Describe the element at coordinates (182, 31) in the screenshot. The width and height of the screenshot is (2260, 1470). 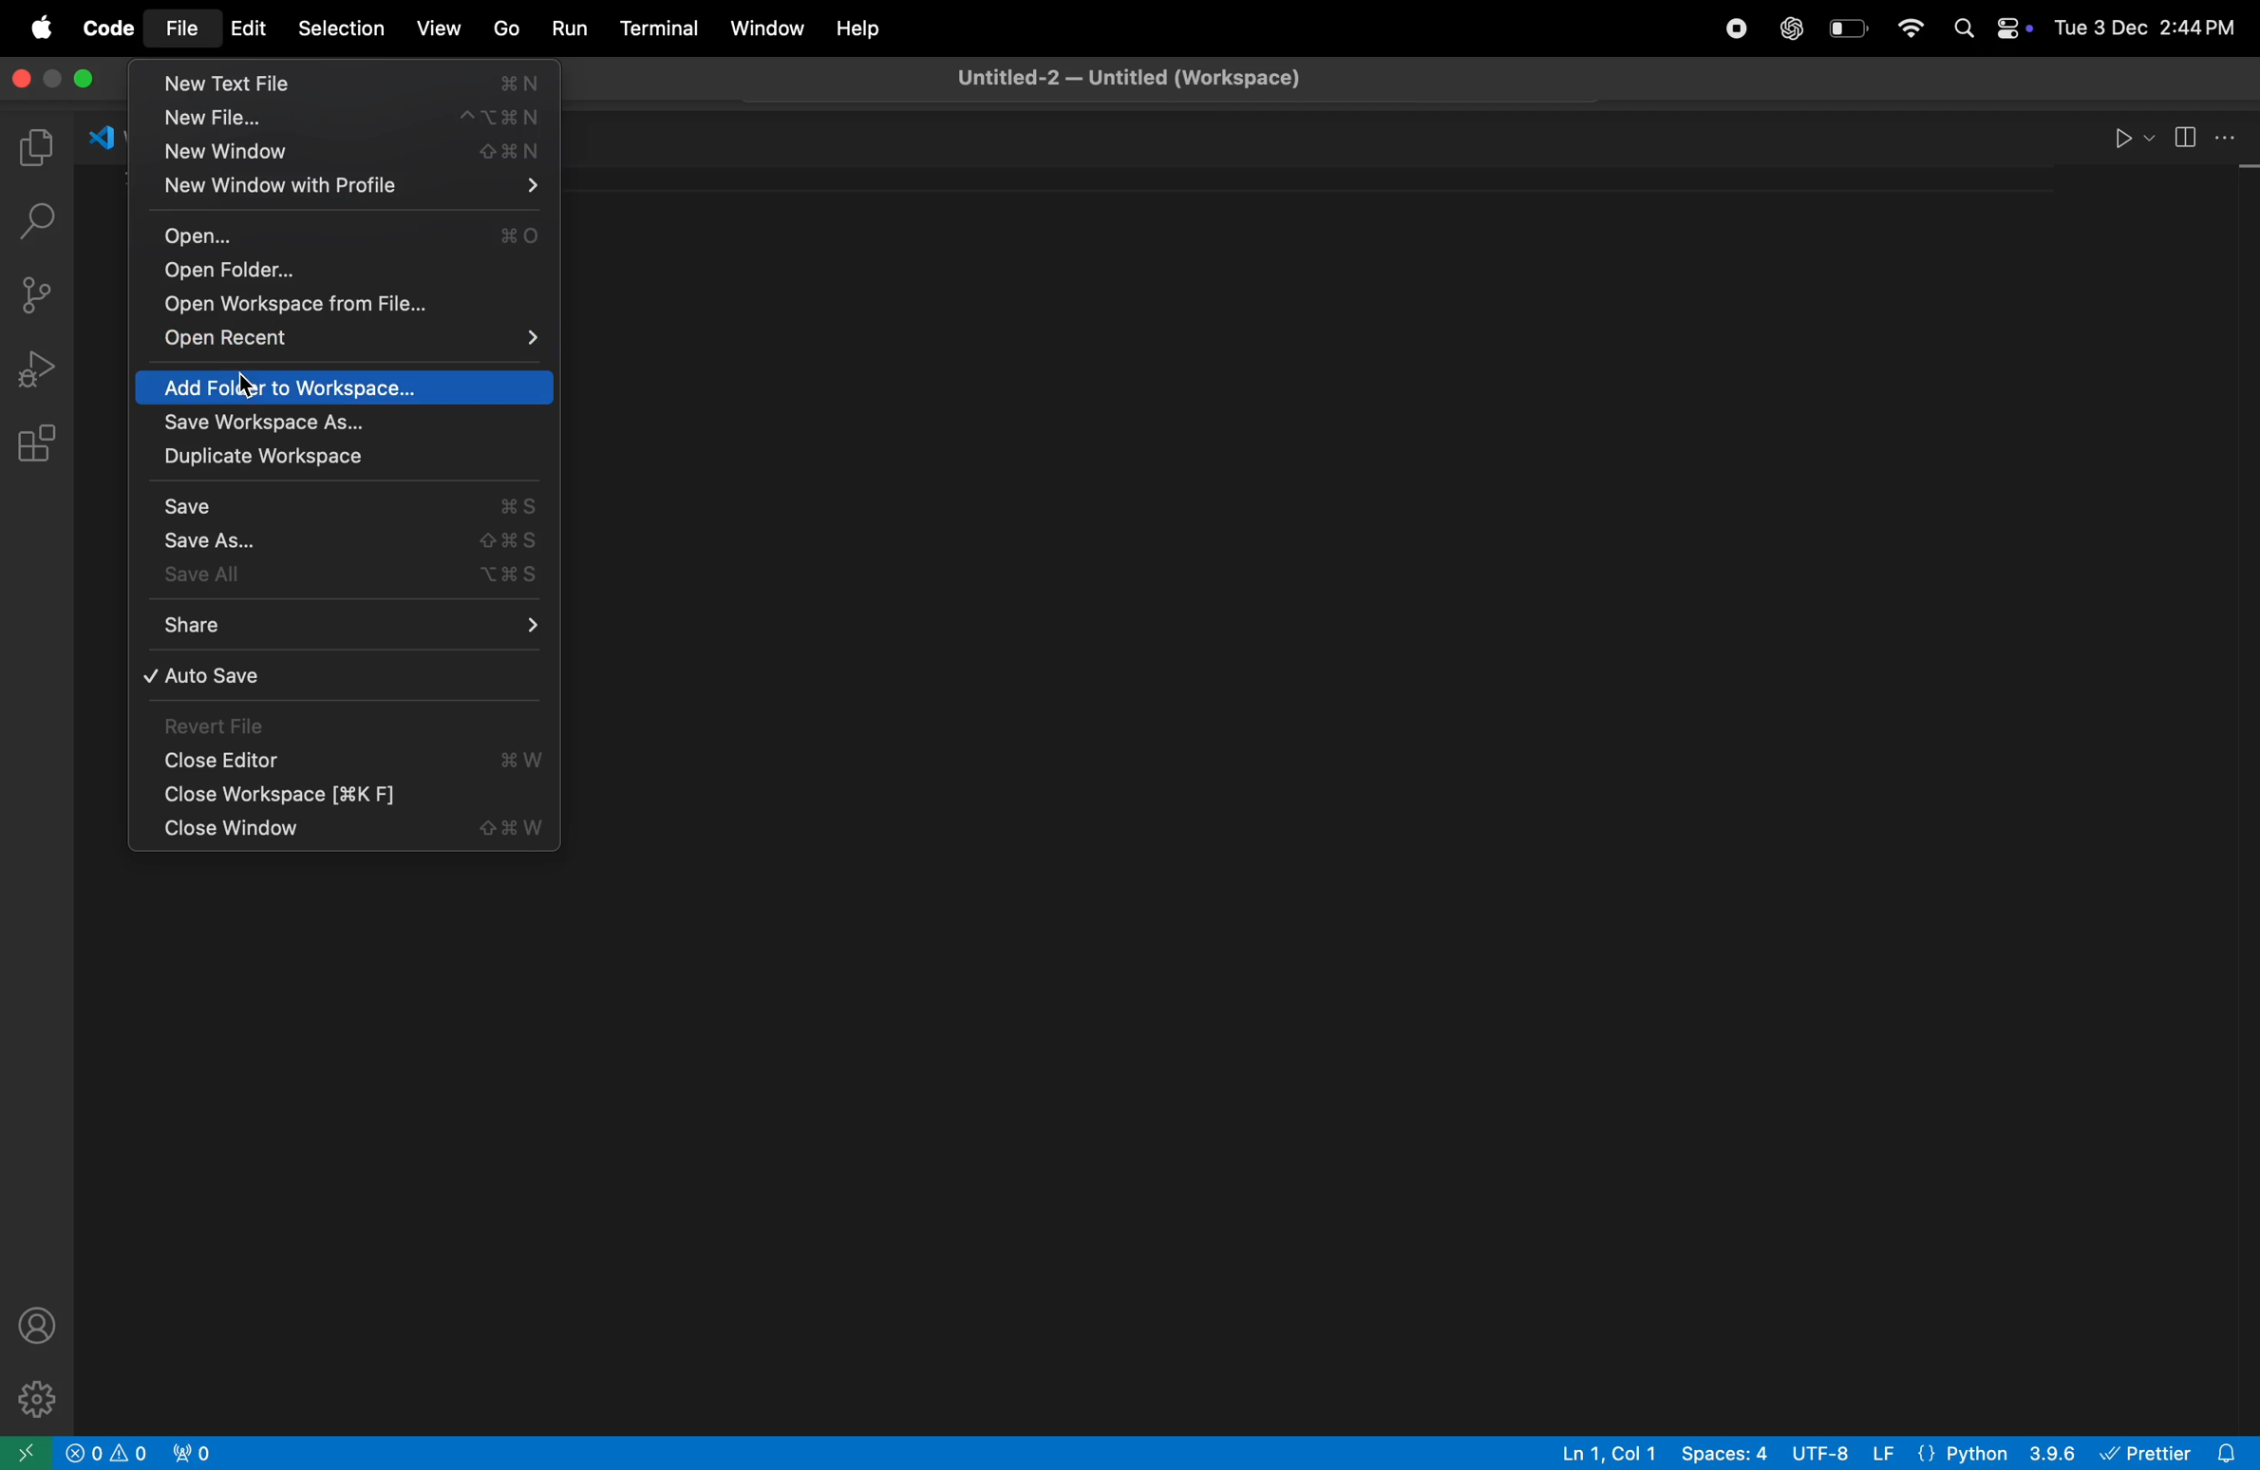
I see `file` at that location.